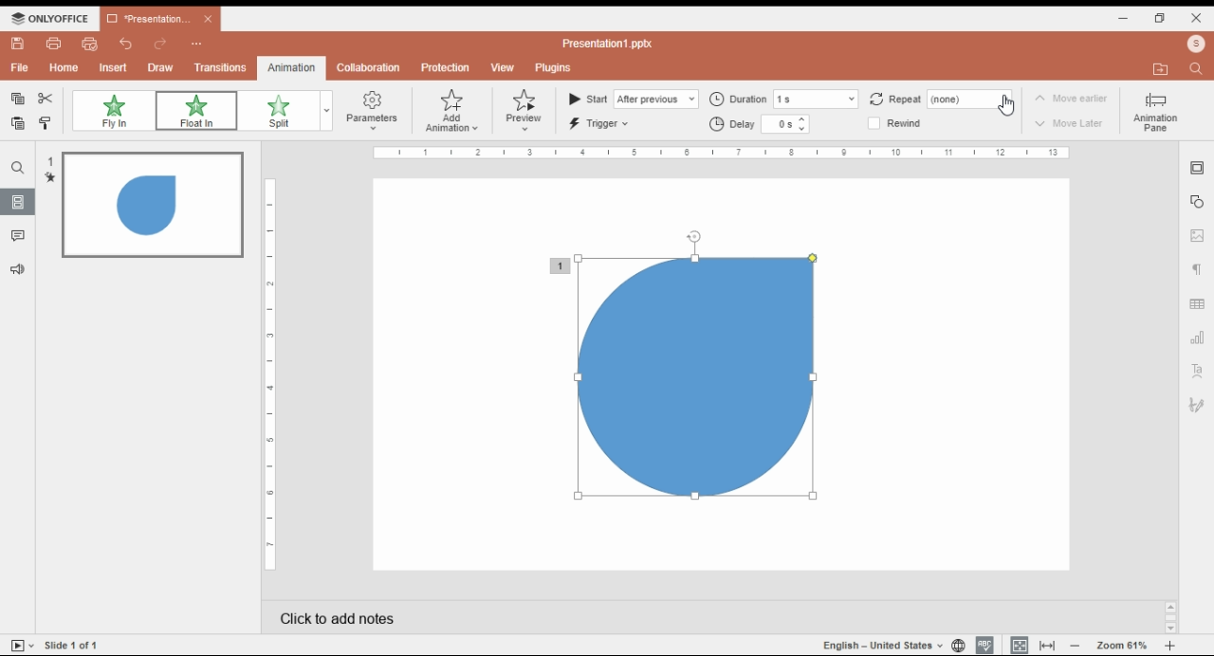  I want to click on find, so click(18, 168).